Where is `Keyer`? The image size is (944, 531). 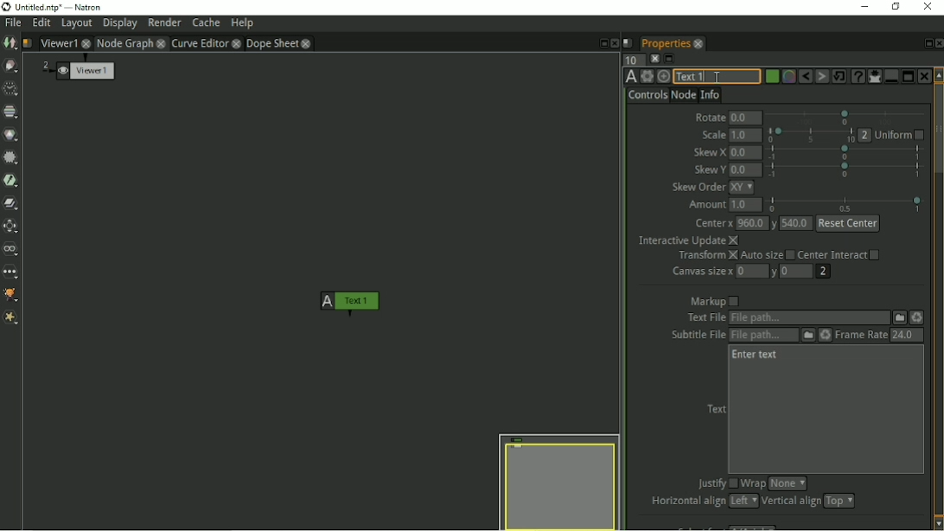
Keyer is located at coordinates (12, 181).